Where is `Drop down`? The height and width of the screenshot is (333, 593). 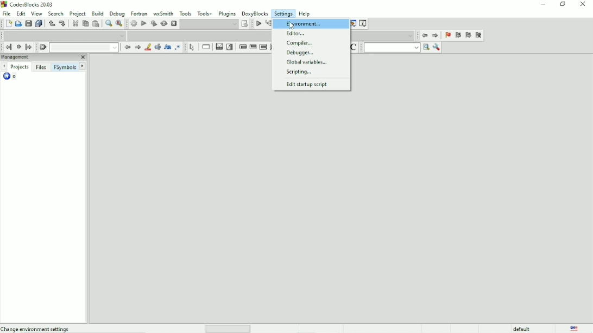
Drop down is located at coordinates (65, 36).